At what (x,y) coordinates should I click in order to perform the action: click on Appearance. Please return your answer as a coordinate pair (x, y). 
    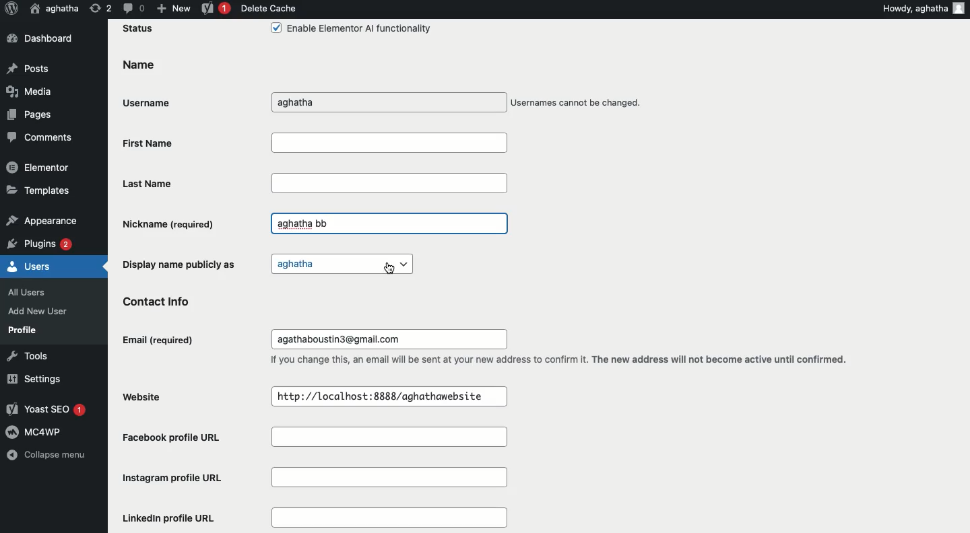
    Looking at the image, I should click on (41, 219).